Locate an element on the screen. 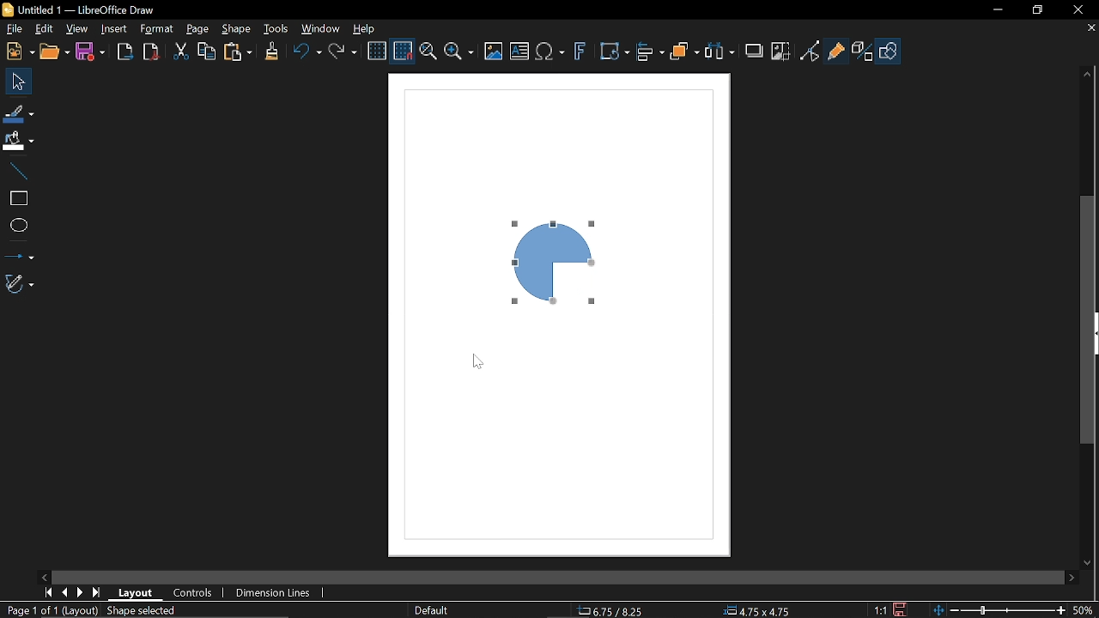 The width and height of the screenshot is (1099, 618). Shapes is located at coordinates (890, 51).